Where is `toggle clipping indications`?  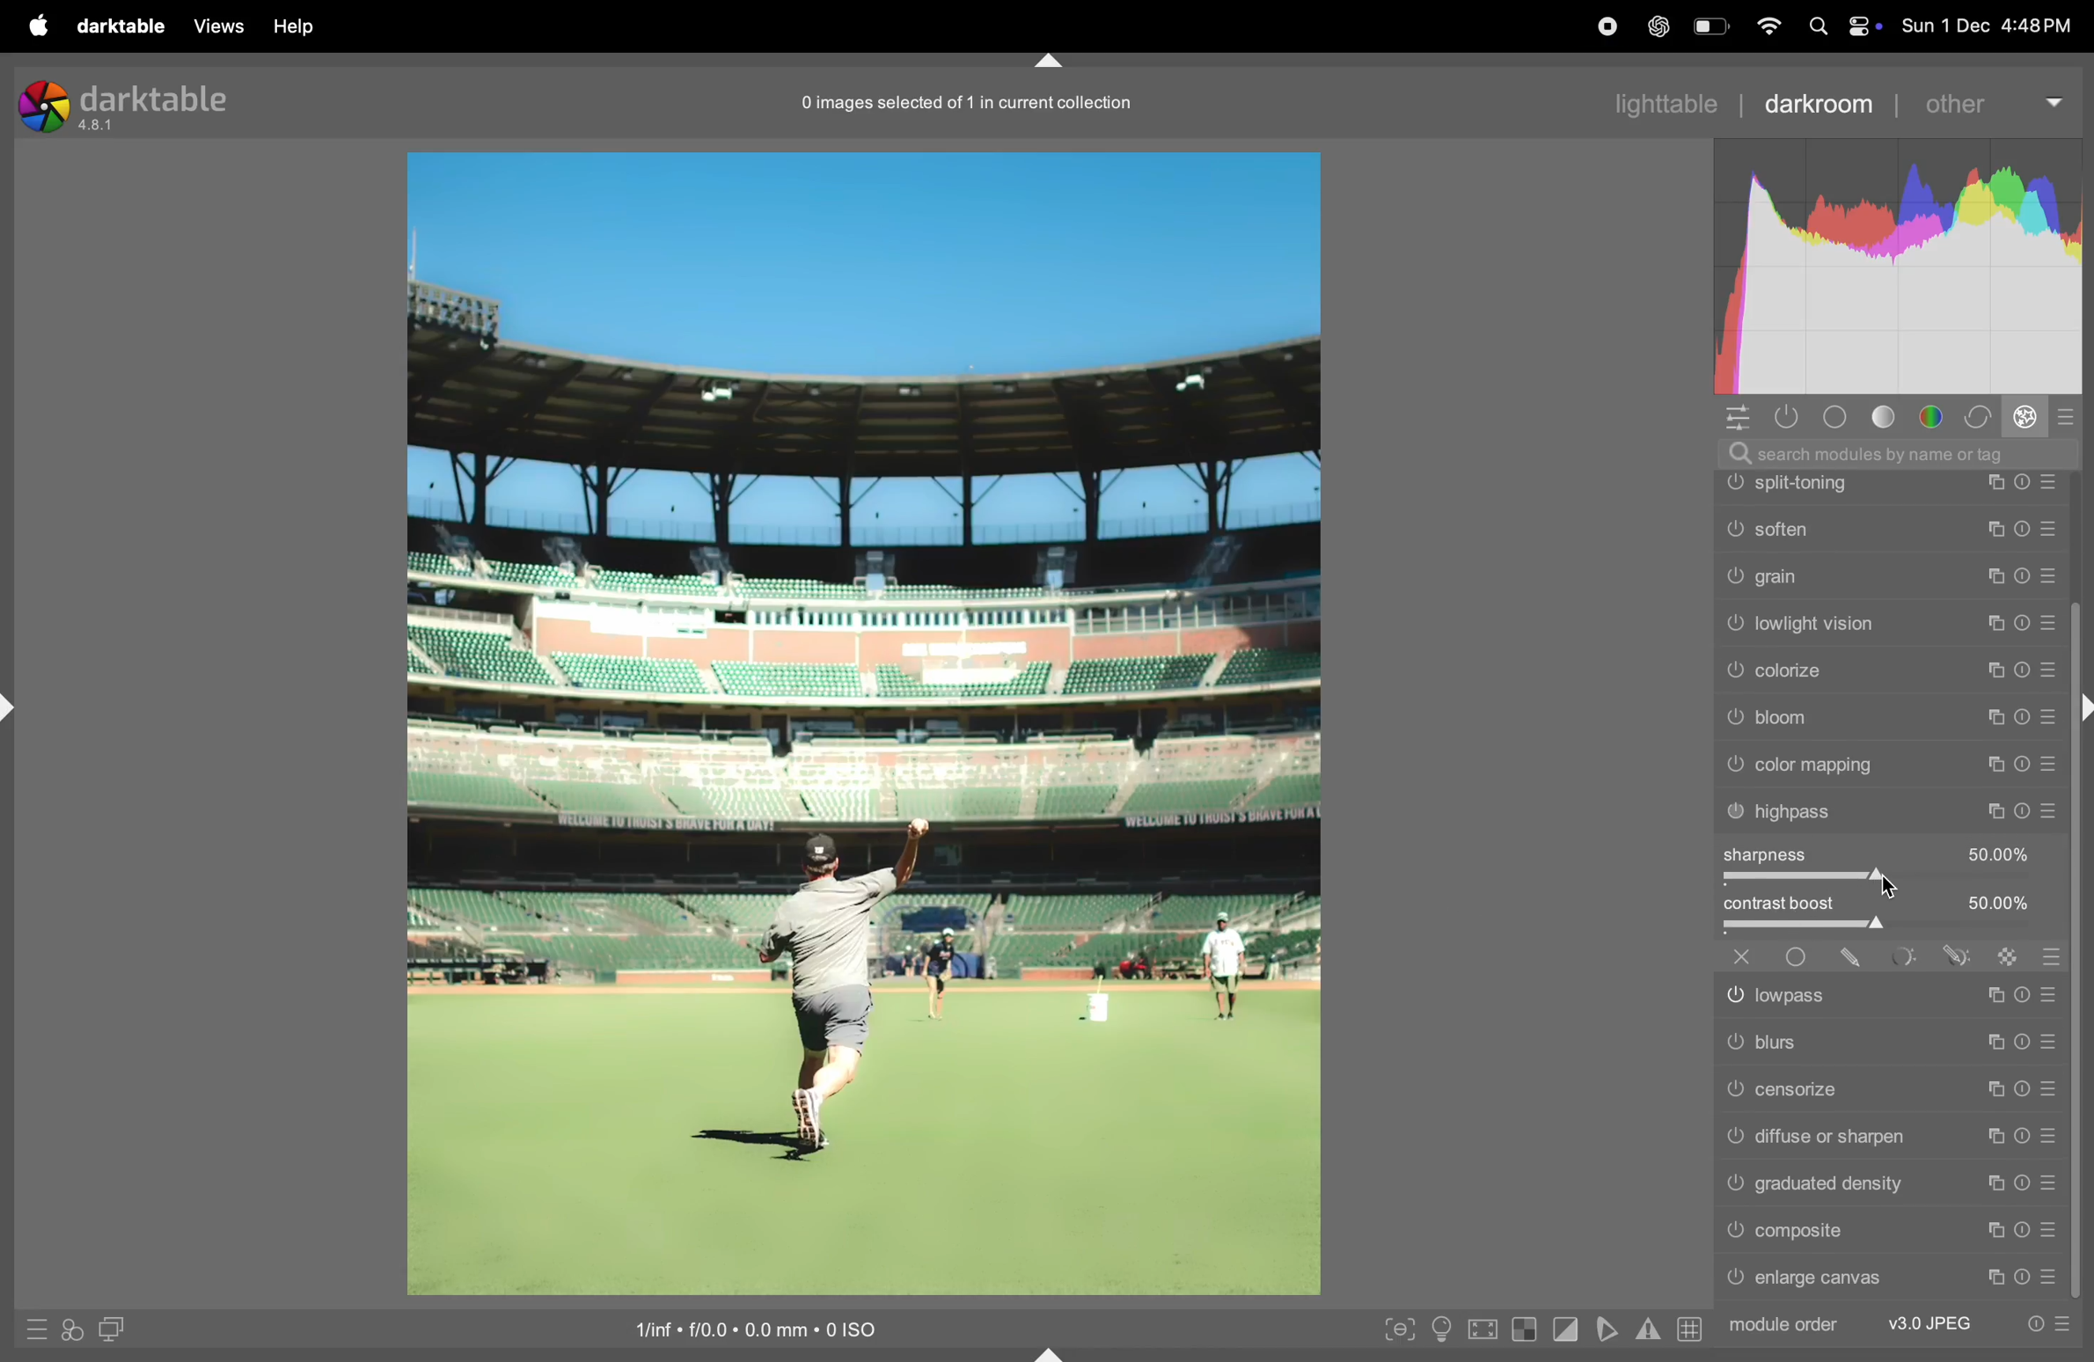 toggle clipping indications is located at coordinates (1564, 1332).